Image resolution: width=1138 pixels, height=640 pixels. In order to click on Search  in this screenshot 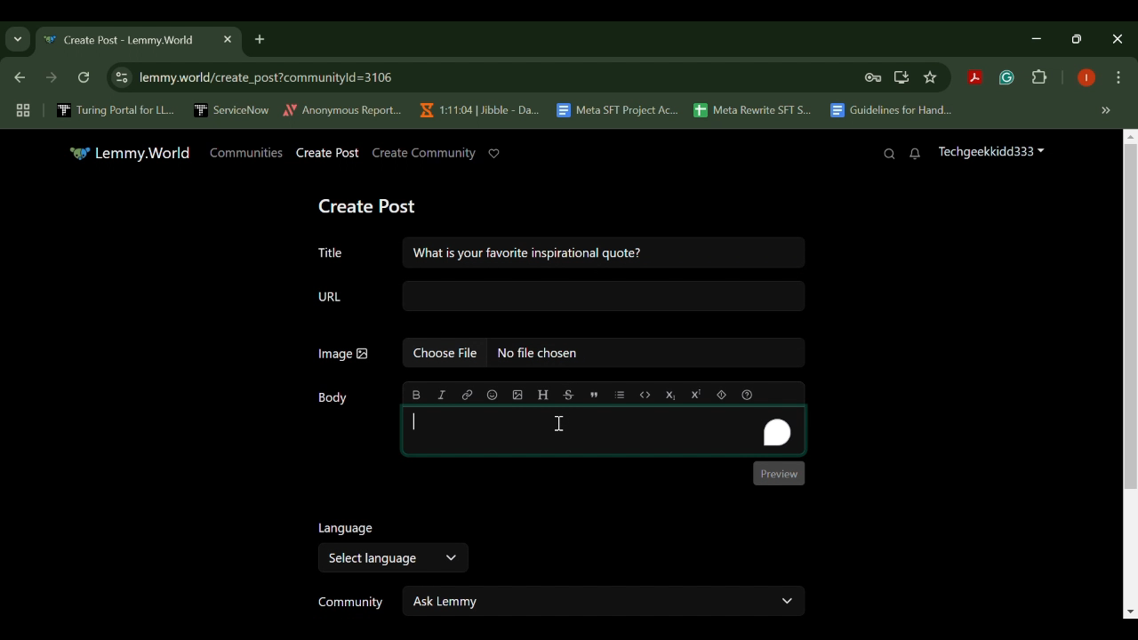, I will do `click(889, 154)`.